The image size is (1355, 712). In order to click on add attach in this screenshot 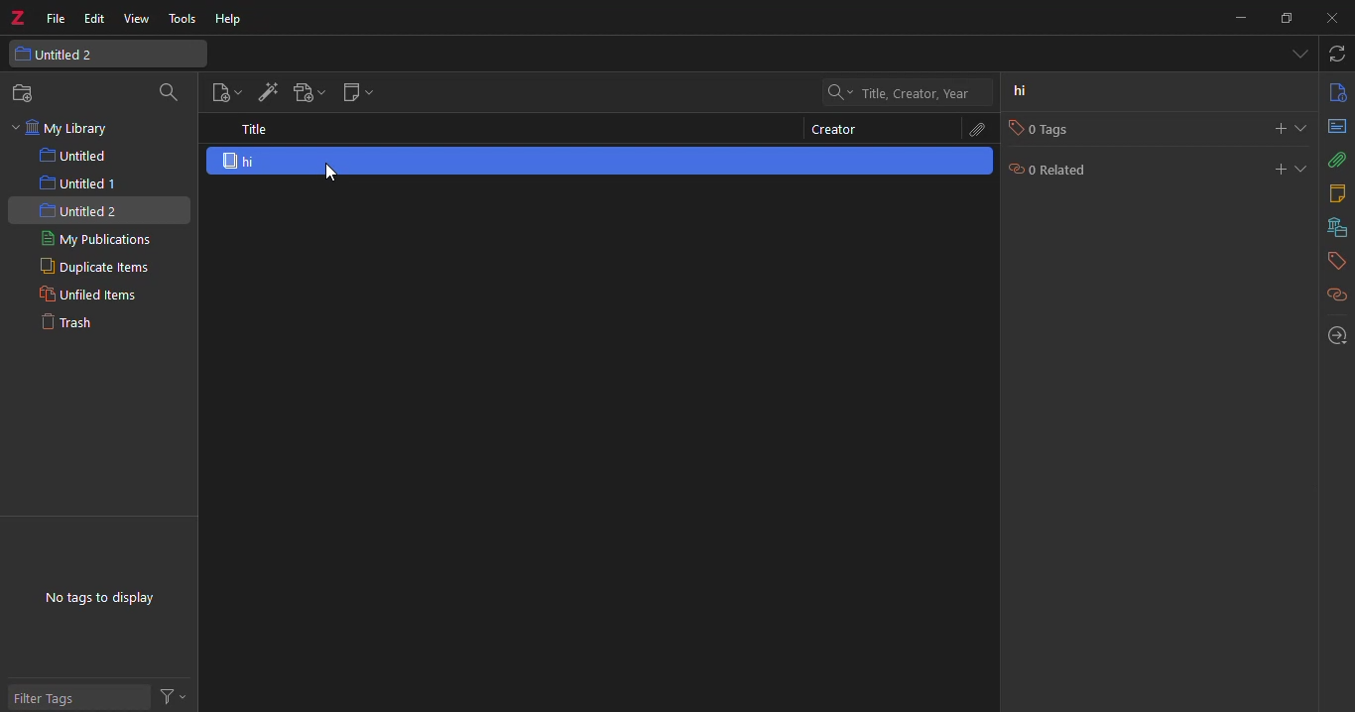, I will do `click(307, 94)`.